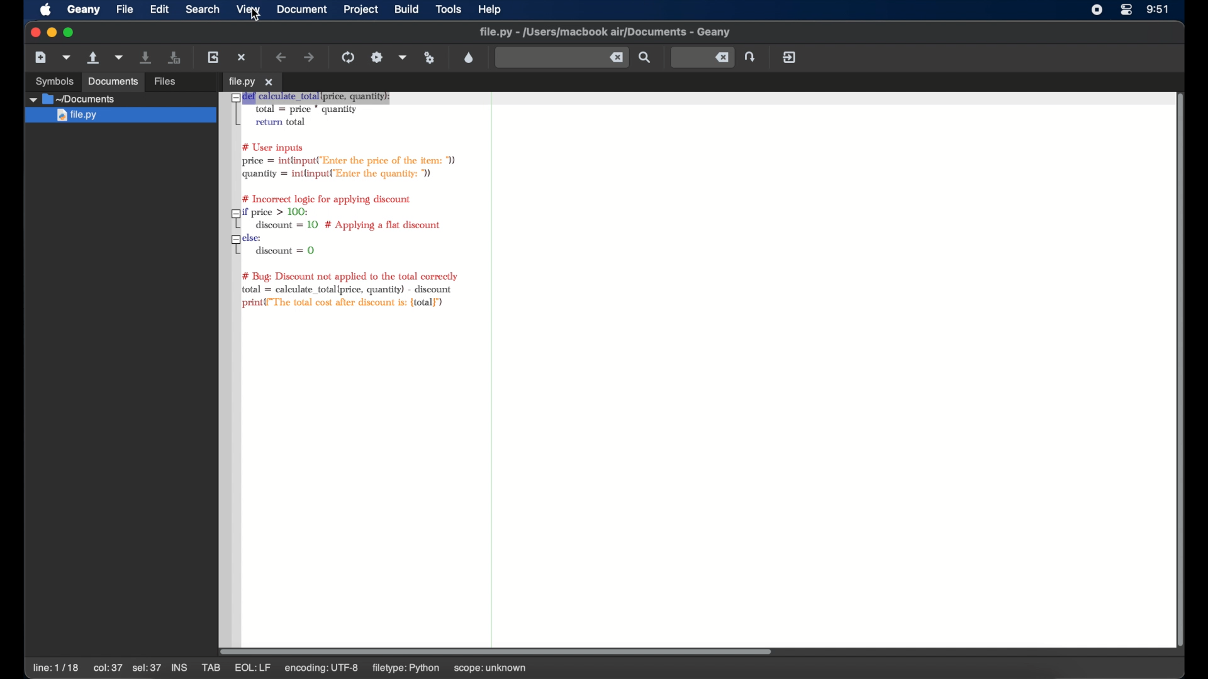 The height and width of the screenshot is (679, 1208). I want to click on documents, so click(113, 82).